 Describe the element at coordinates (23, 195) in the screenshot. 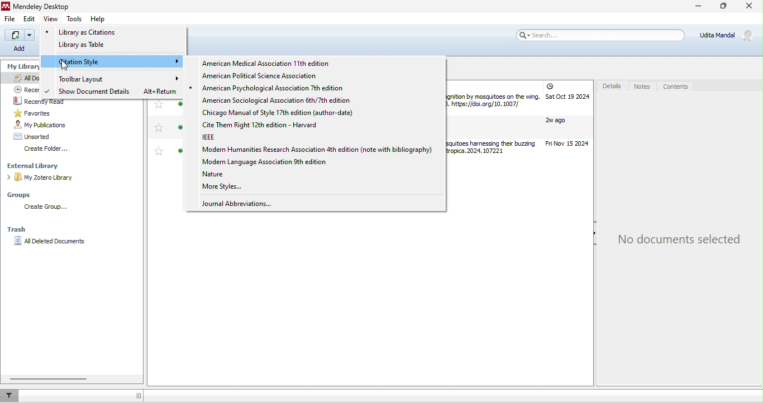

I see `groups` at that location.